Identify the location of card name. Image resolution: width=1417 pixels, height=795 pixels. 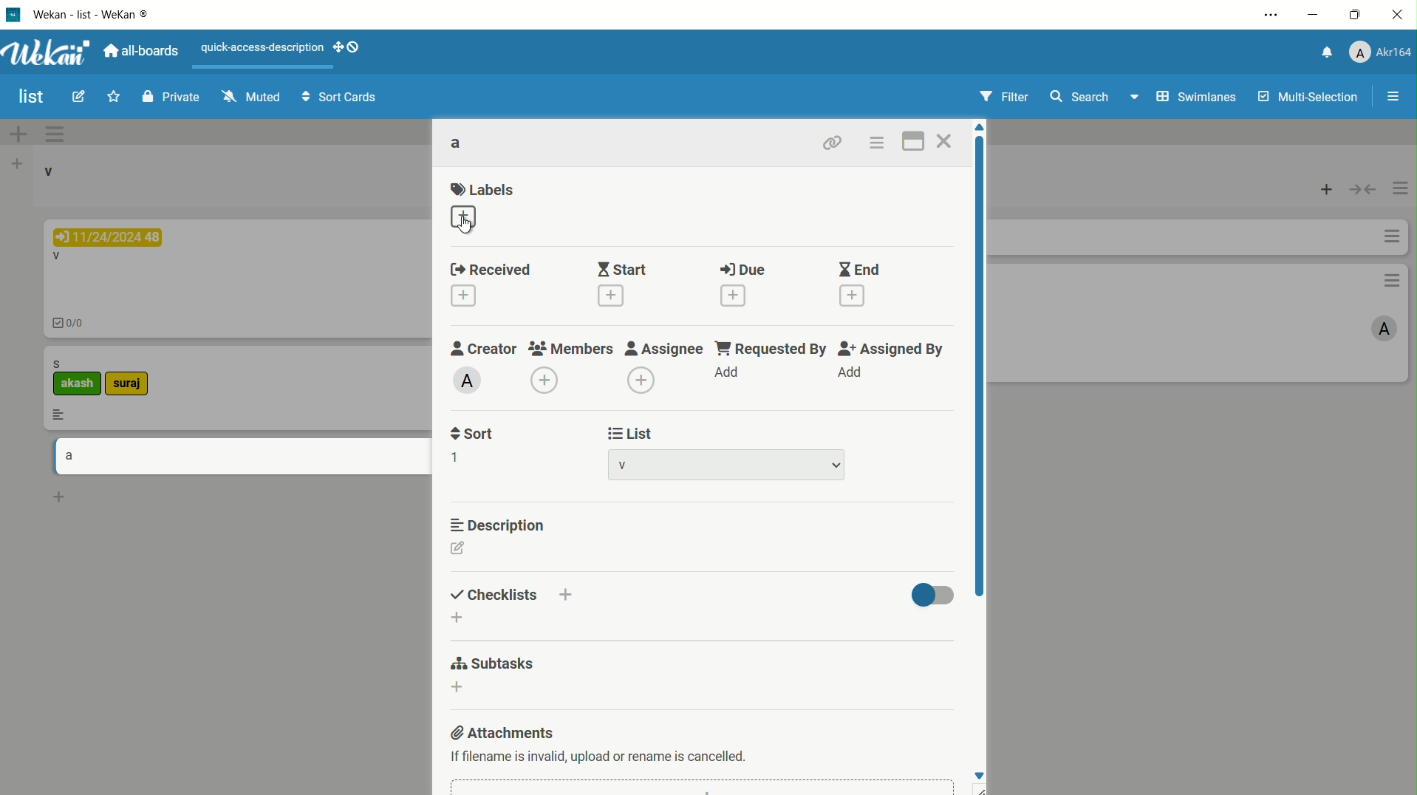
(457, 144).